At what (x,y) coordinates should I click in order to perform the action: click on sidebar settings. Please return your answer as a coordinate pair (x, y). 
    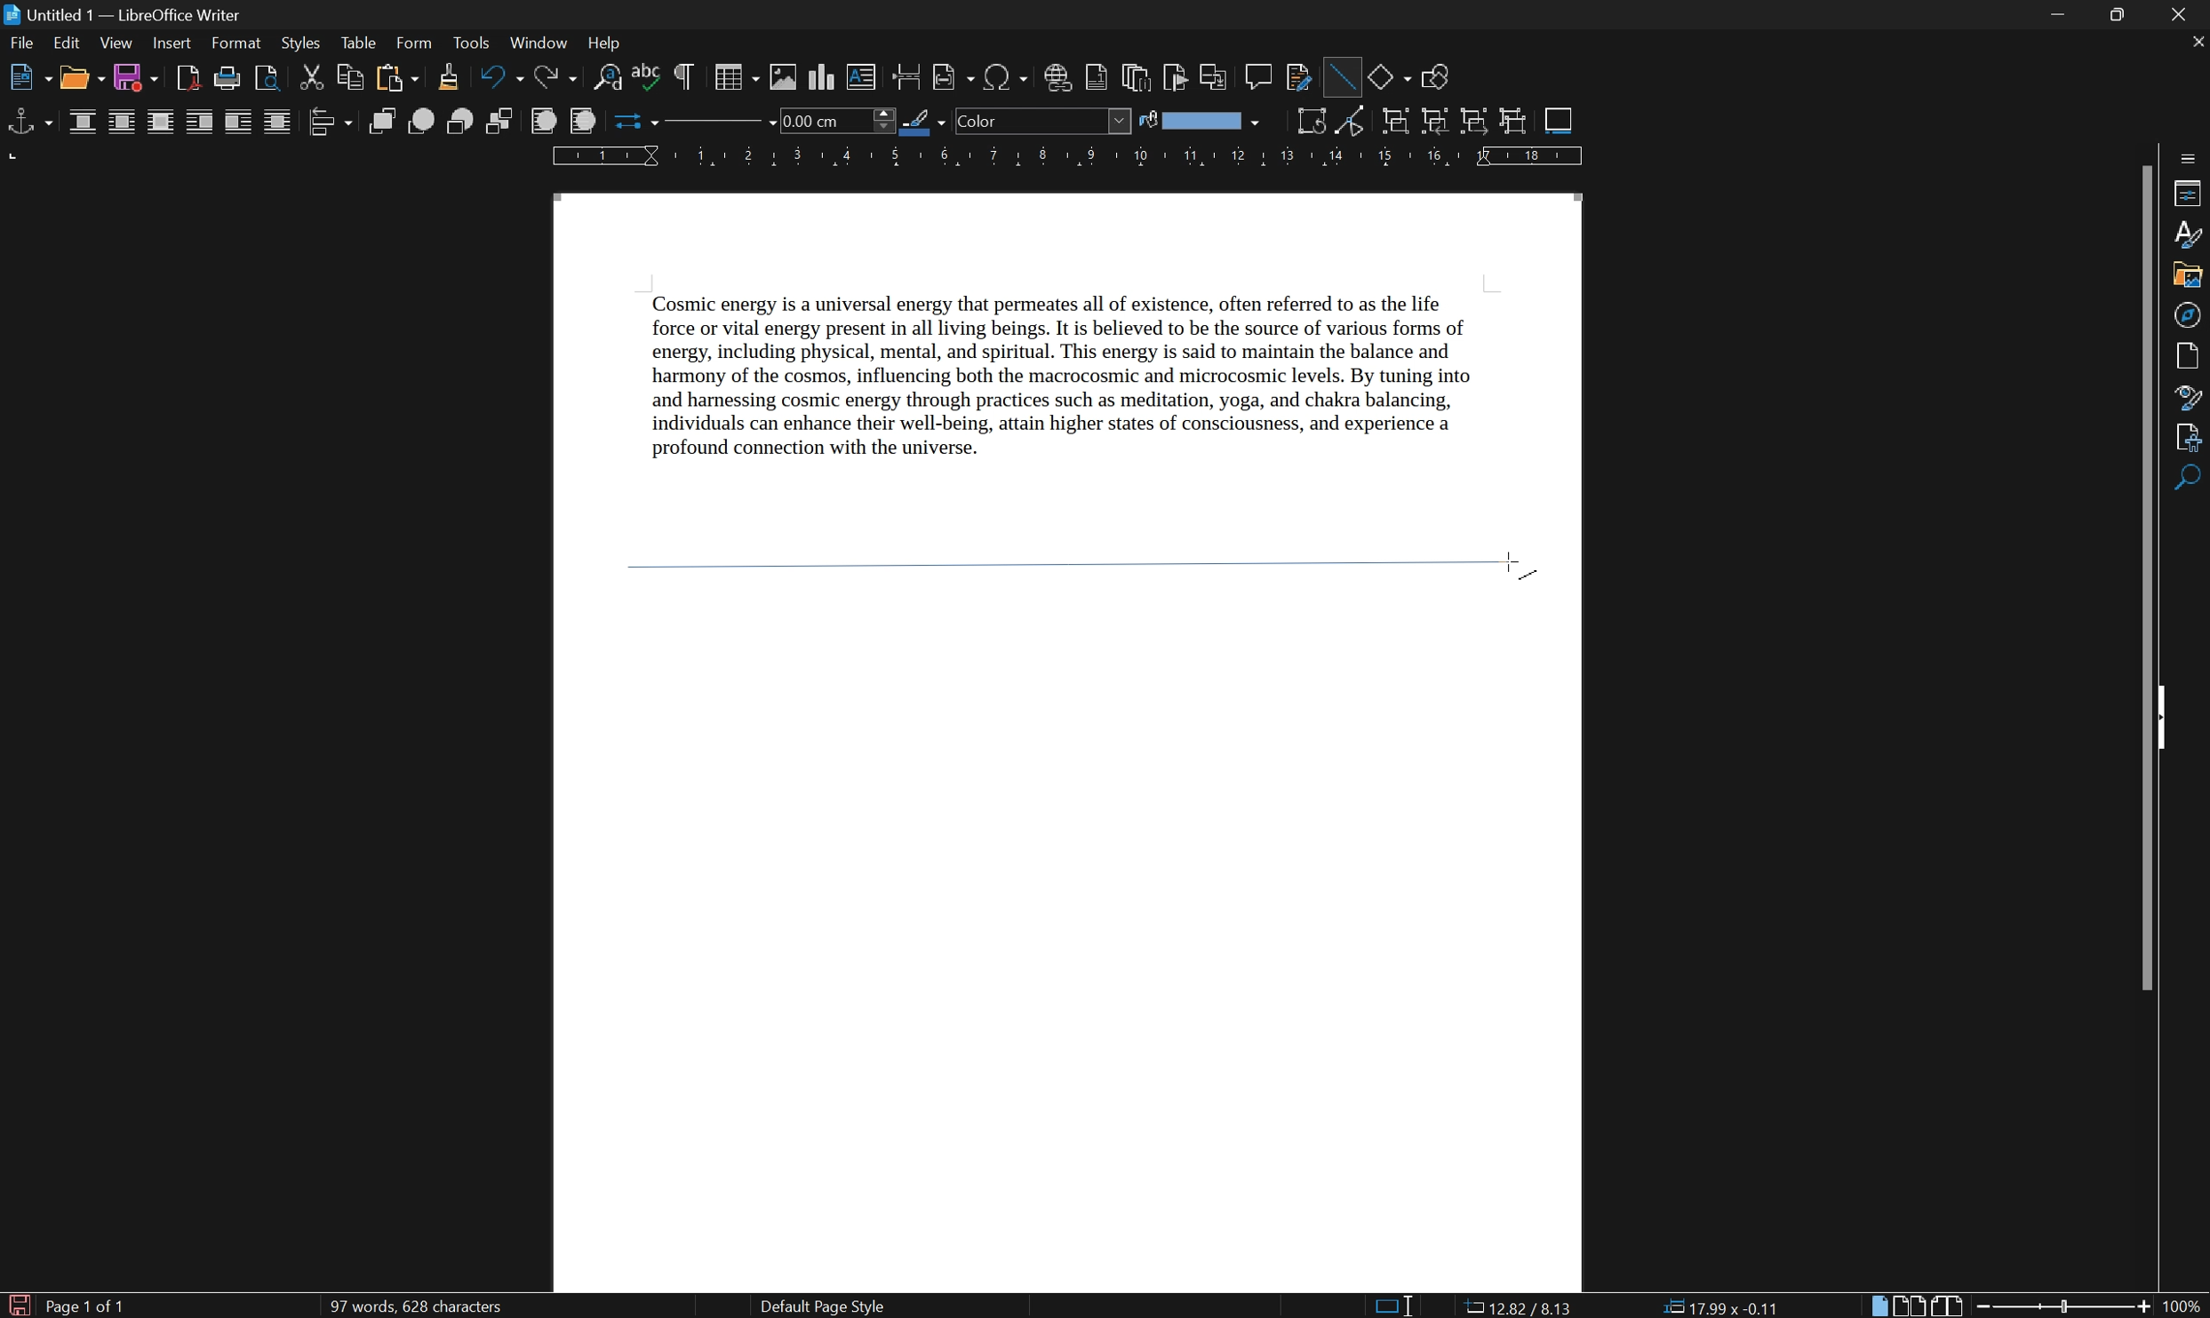
    Looking at the image, I should click on (2190, 155).